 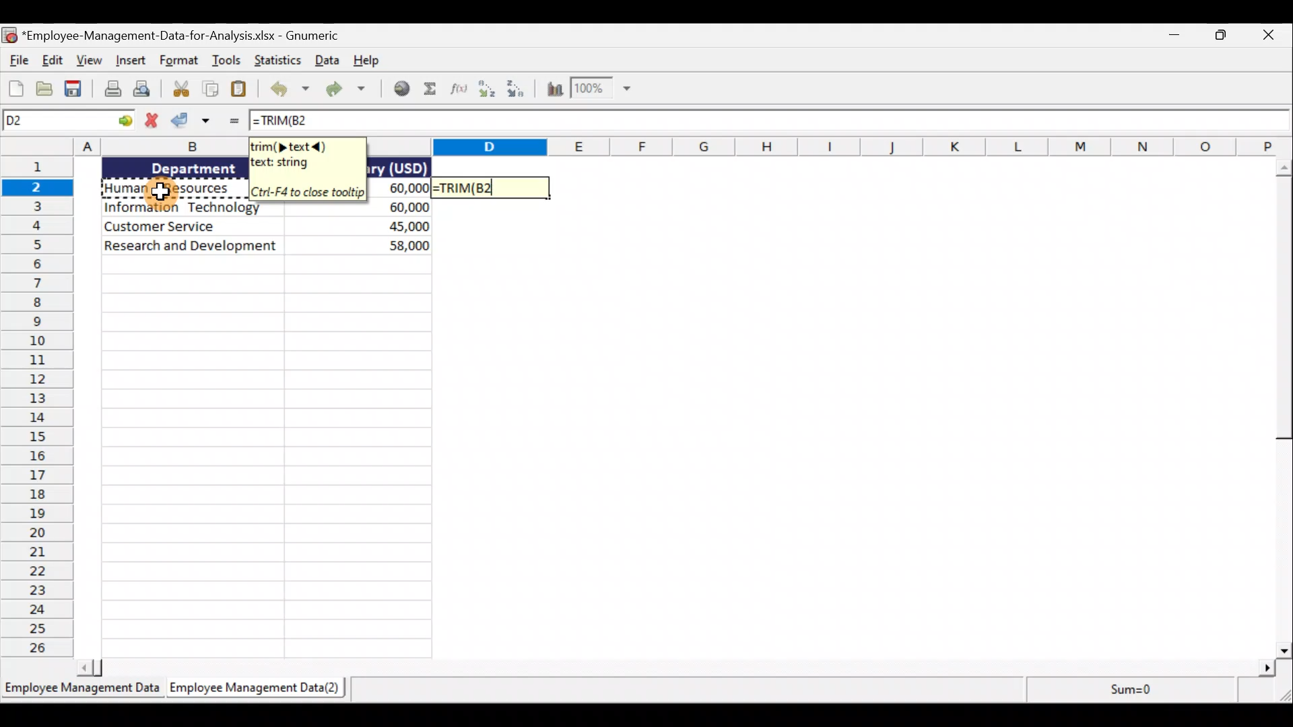 What do you see at coordinates (109, 91) in the screenshot?
I see `Print the current file` at bounding box center [109, 91].